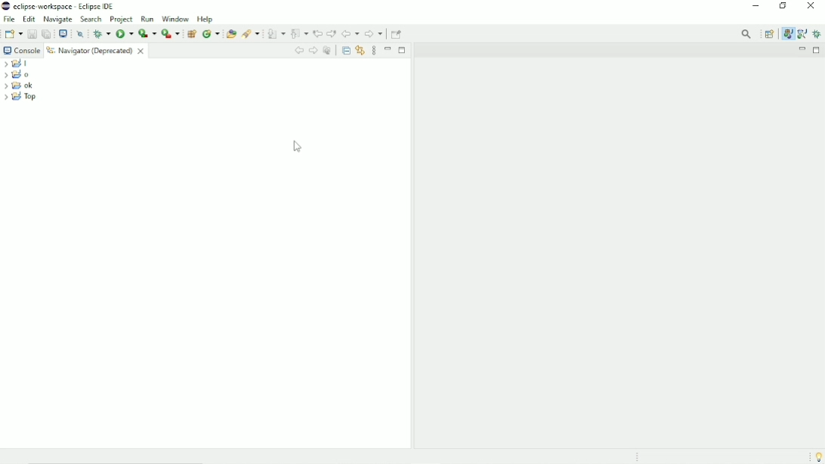 The image size is (825, 464). I want to click on Top, so click(20, 97).